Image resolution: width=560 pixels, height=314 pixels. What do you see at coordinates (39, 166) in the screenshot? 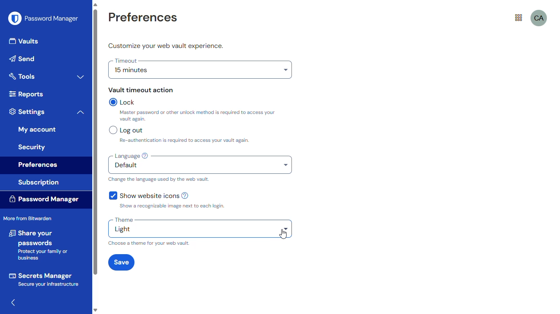
I see `preferences` at bounding box center [39, 166].